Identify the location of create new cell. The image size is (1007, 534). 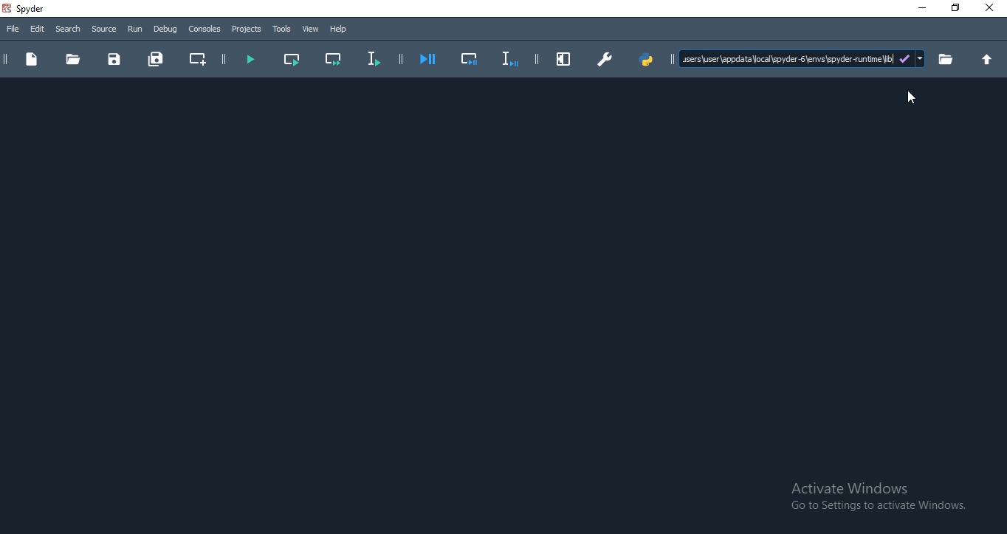
(197, 58).